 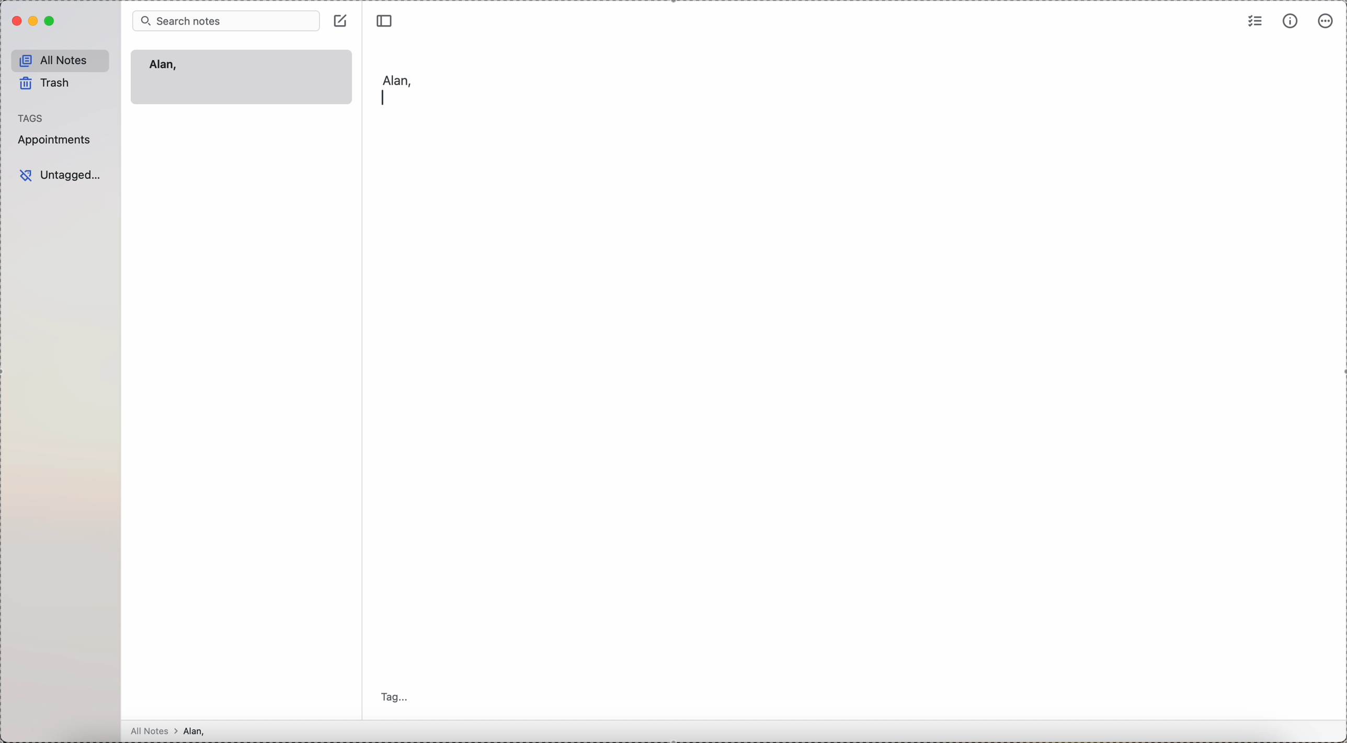 I want to click on maximize, so click(x=51, y=21).